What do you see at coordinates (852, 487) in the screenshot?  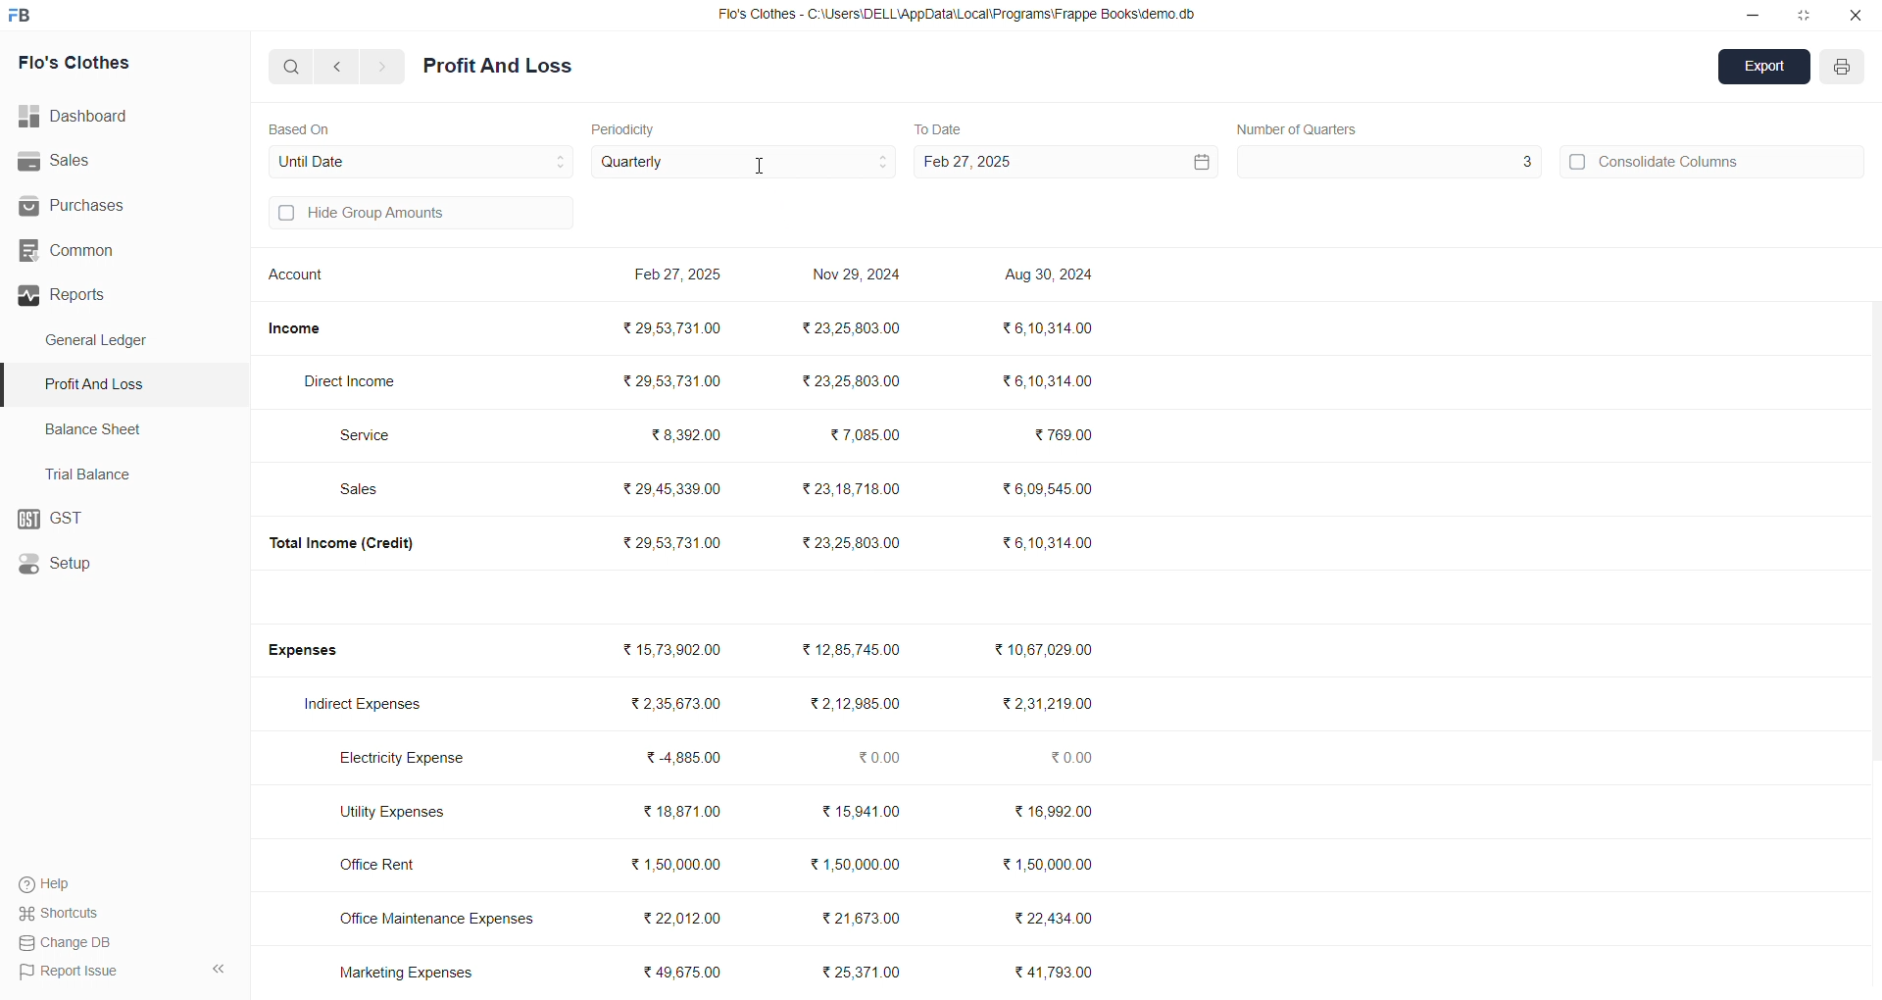 I see `₹23.18.718.00` at bounding box center [852, 487].